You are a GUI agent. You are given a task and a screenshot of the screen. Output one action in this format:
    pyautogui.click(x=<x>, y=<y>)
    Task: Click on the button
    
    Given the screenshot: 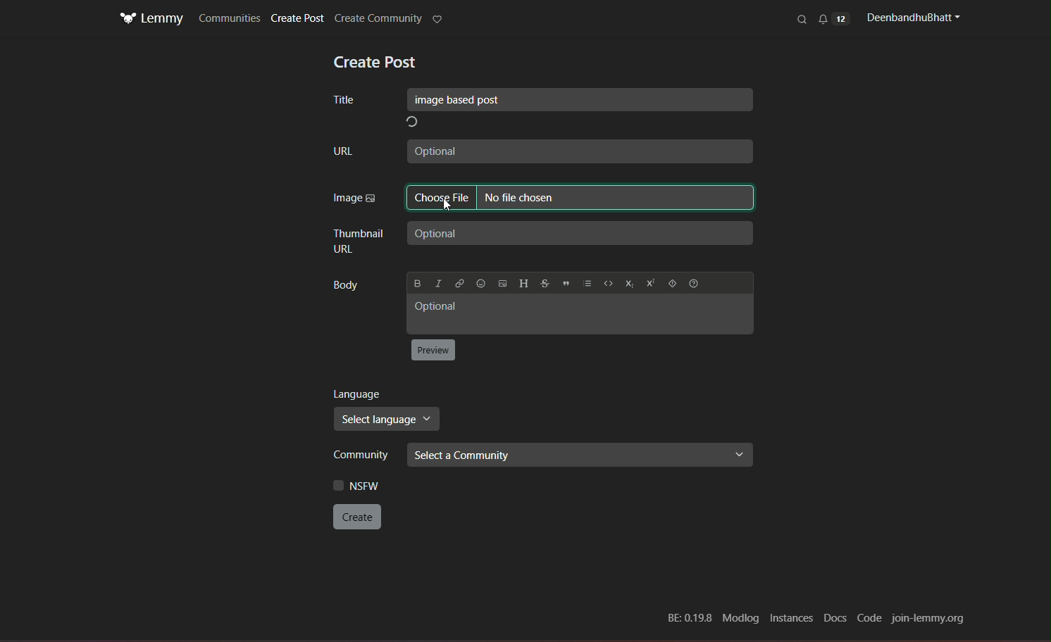 What is the action you would take?
    pyautogui.click(x=435, y=350)
    